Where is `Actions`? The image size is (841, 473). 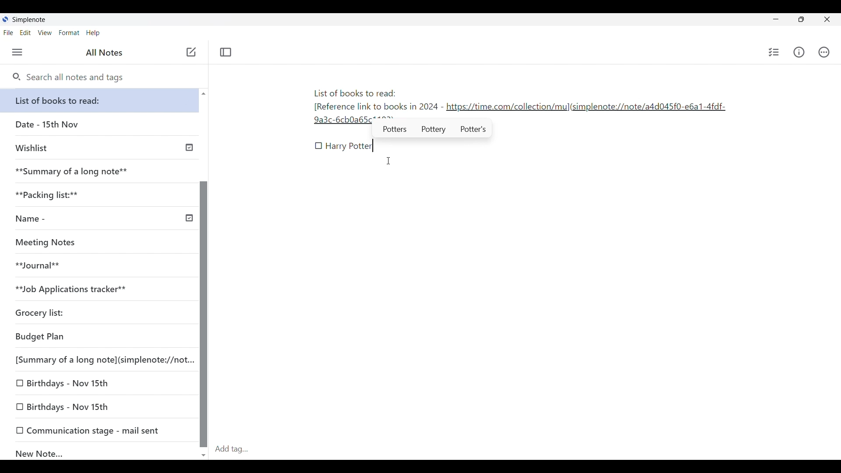
Actions is located at coordinates (824, 52).